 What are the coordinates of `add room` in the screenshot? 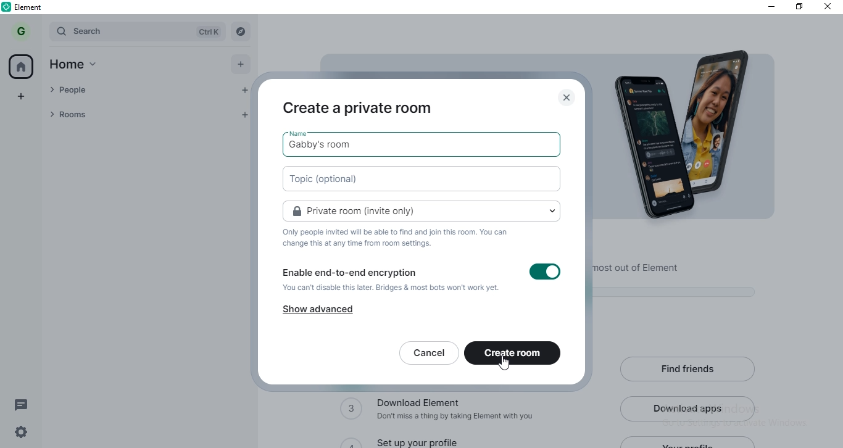 It's located at (248, 116).